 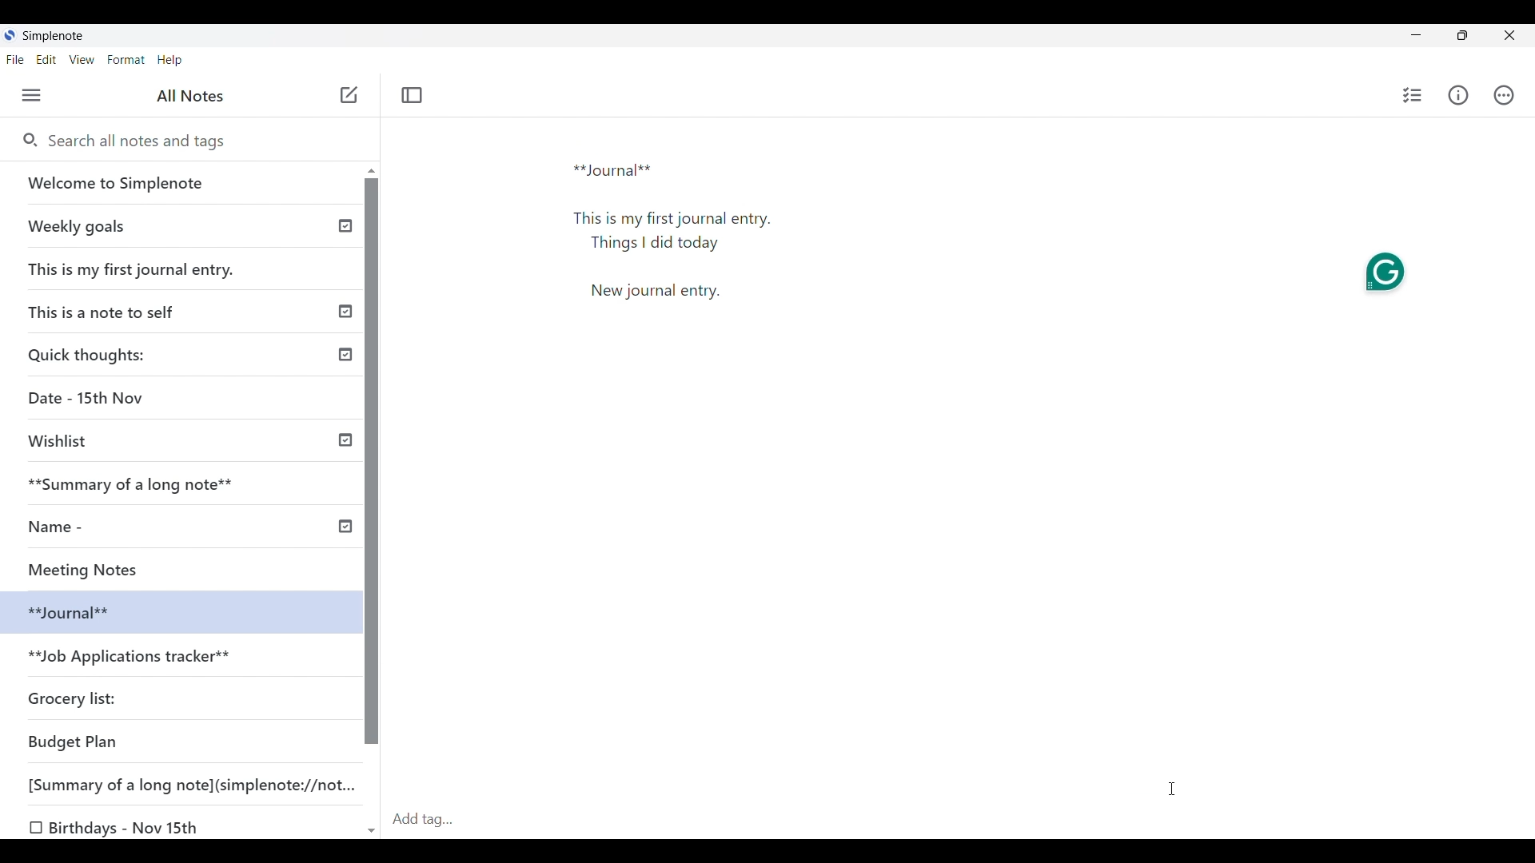 I want to click on Name -, so click(x=61, y=527).